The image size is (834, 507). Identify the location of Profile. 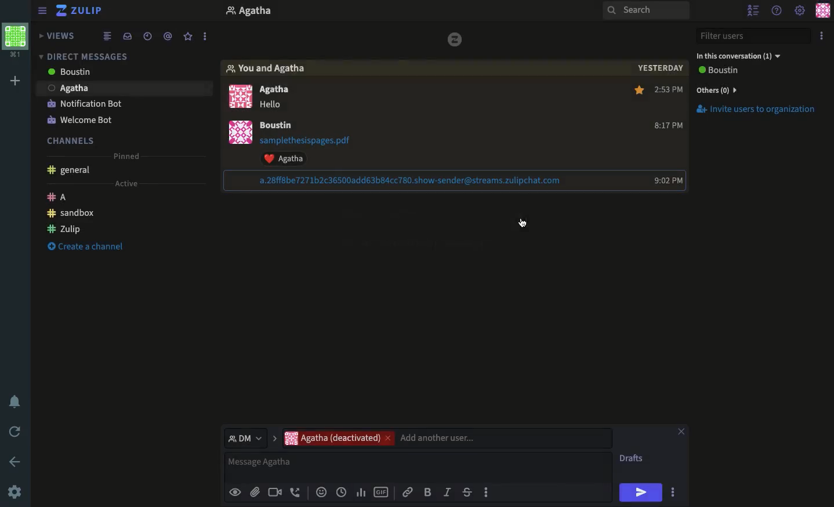
(16, 42).